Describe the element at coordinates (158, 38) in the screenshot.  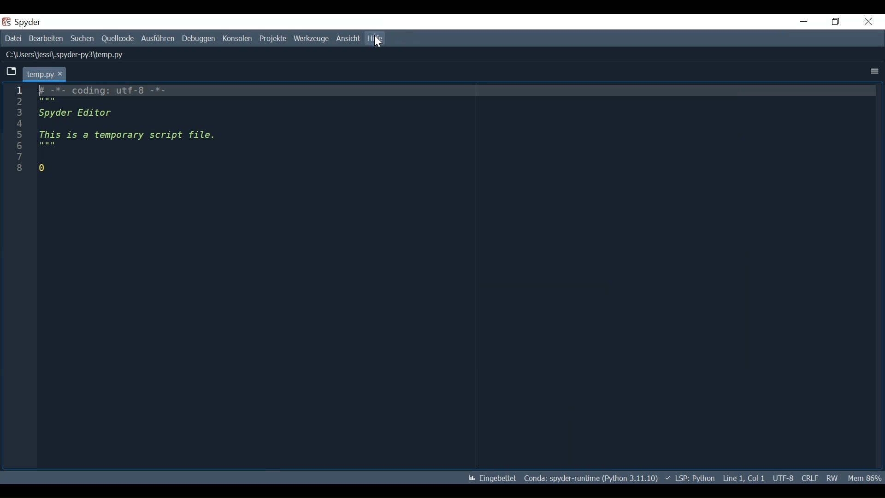
I see `Run` at that location.